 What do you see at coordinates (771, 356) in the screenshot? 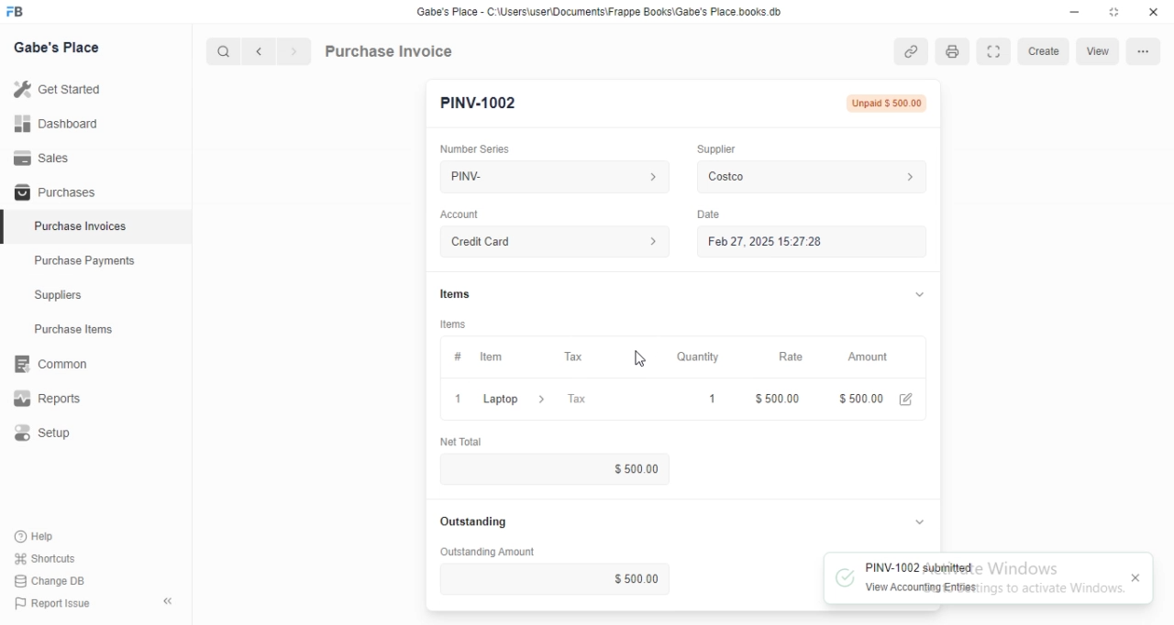
I see `Rate` at bounding box center [771, 356].